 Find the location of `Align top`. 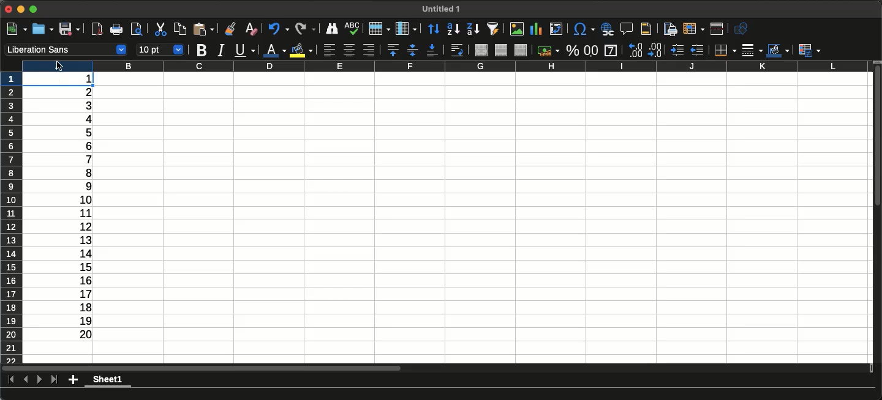

Align top is located at coordinates (391, 50).